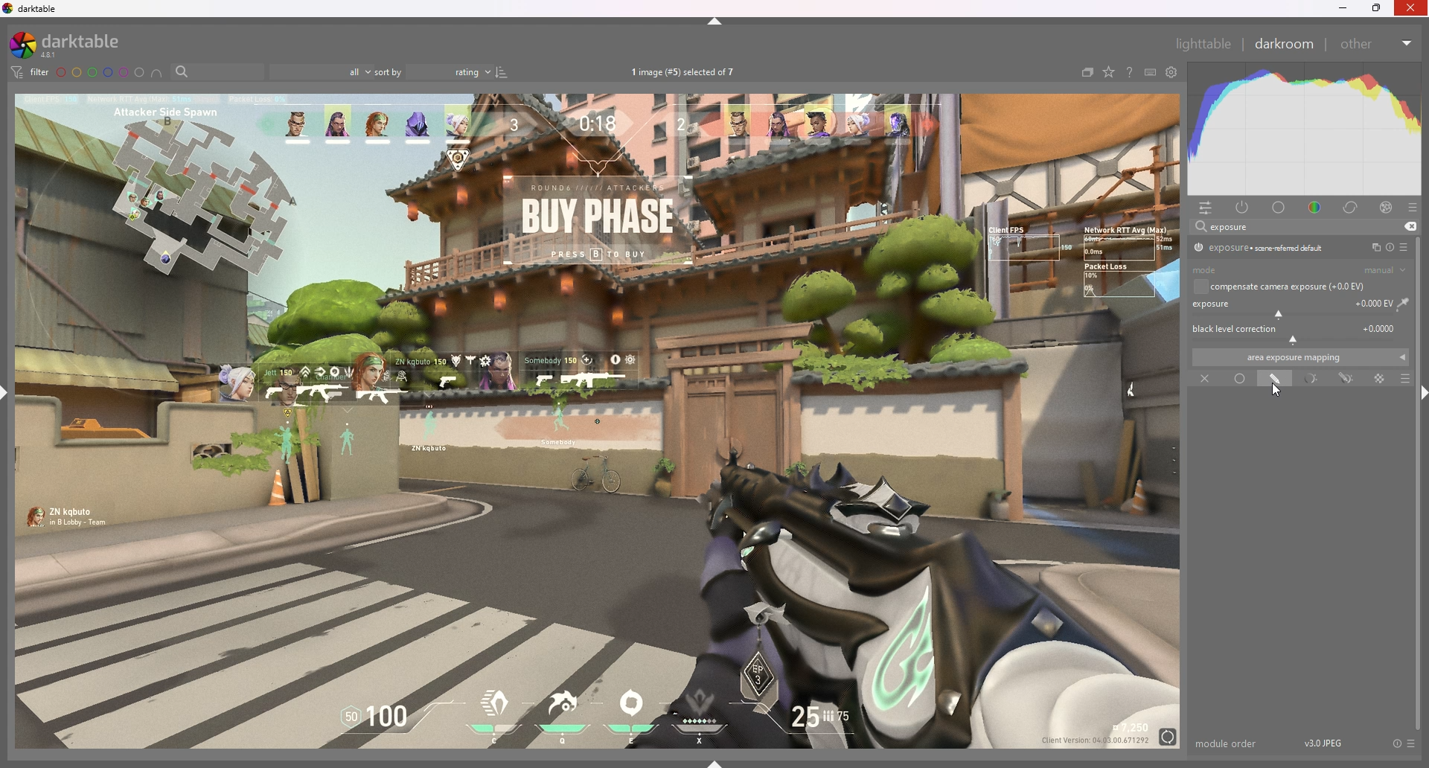  What do you see at coordinates (1410, 227) in the screenshot?
I see `remove` at bounding box center [1410, 227].